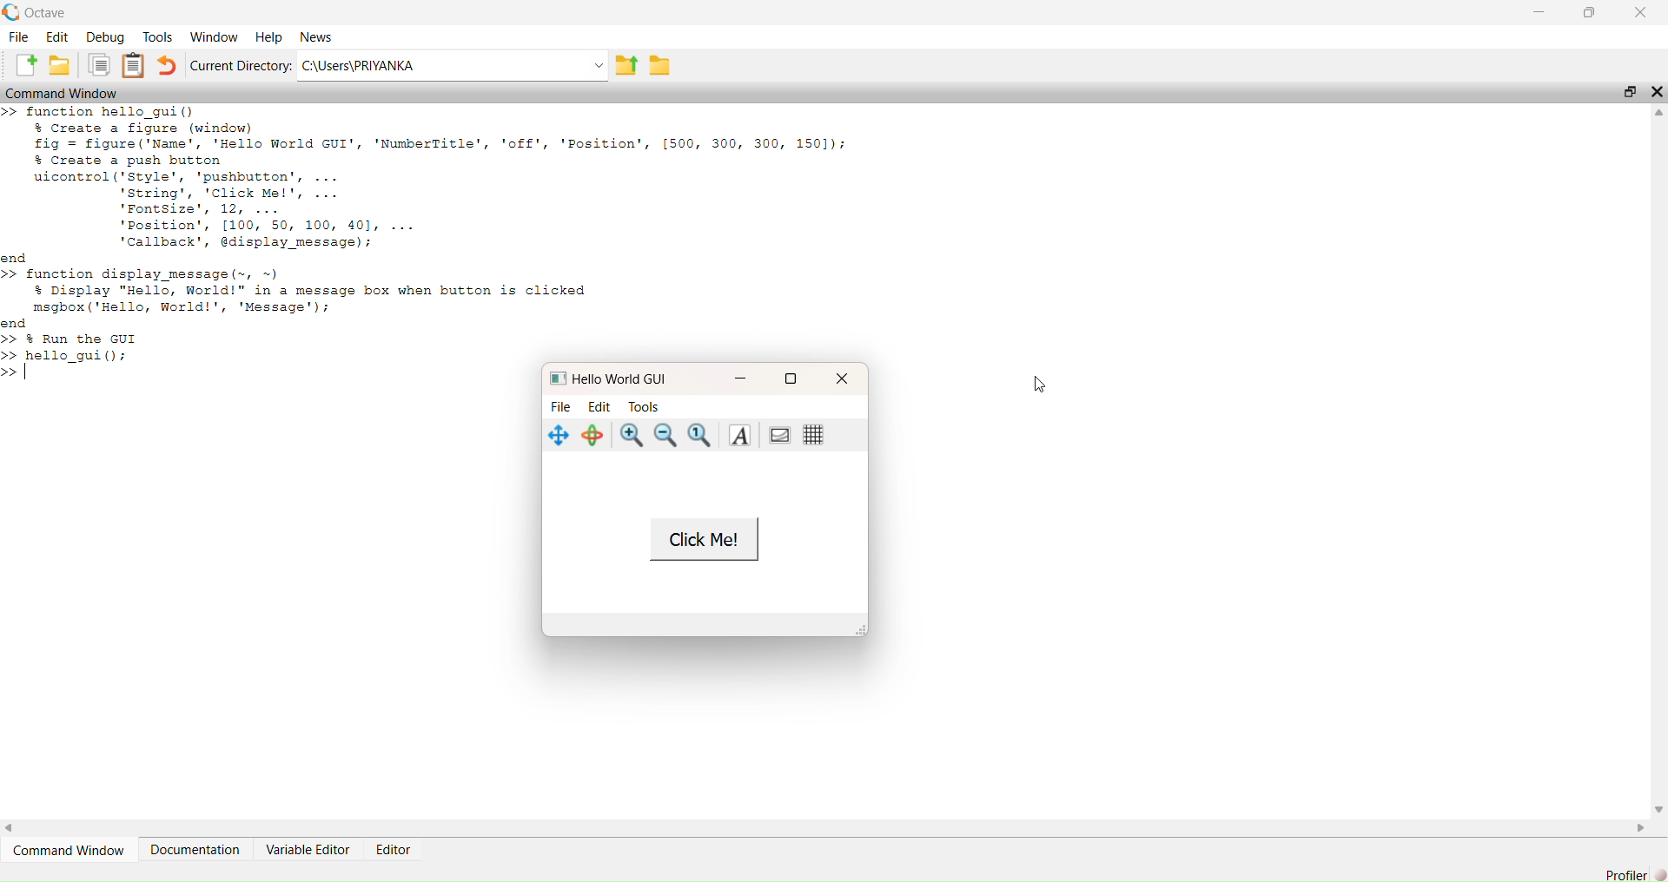 The image size is (1668, 882). Describe the element at coordinates (629, 437) in the screenshot. I see `zoom in` at that location.